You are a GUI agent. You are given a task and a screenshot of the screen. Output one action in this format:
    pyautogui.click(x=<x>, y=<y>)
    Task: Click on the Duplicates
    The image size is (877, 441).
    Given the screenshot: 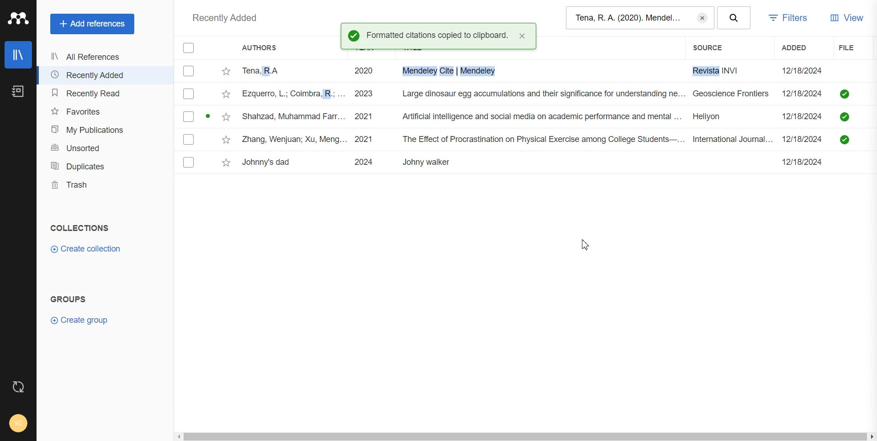 What is the action you would take?
    pyautogui.click(x=106, y=166)
    